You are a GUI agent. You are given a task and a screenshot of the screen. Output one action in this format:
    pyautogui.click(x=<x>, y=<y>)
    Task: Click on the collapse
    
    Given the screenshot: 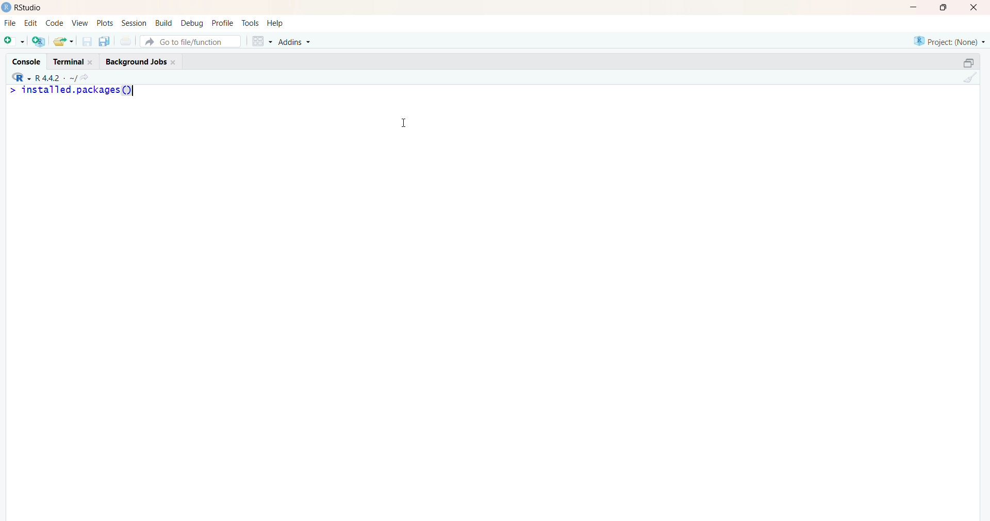 What is the action you would take?
    pyautogui.click(x=964, y=64)
    